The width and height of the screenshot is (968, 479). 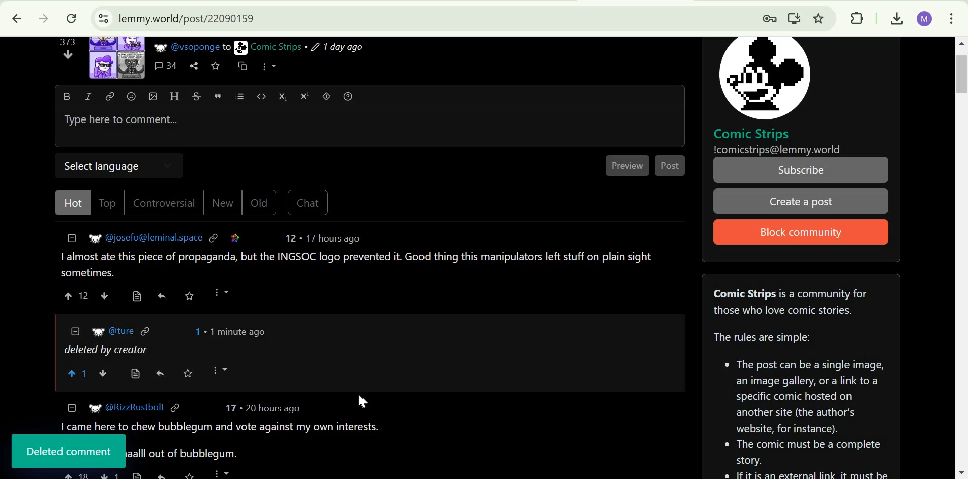 What do you see at coordinates (110, 474) in the screenshot?
I see `downvote` at bounding box center [110, 474].